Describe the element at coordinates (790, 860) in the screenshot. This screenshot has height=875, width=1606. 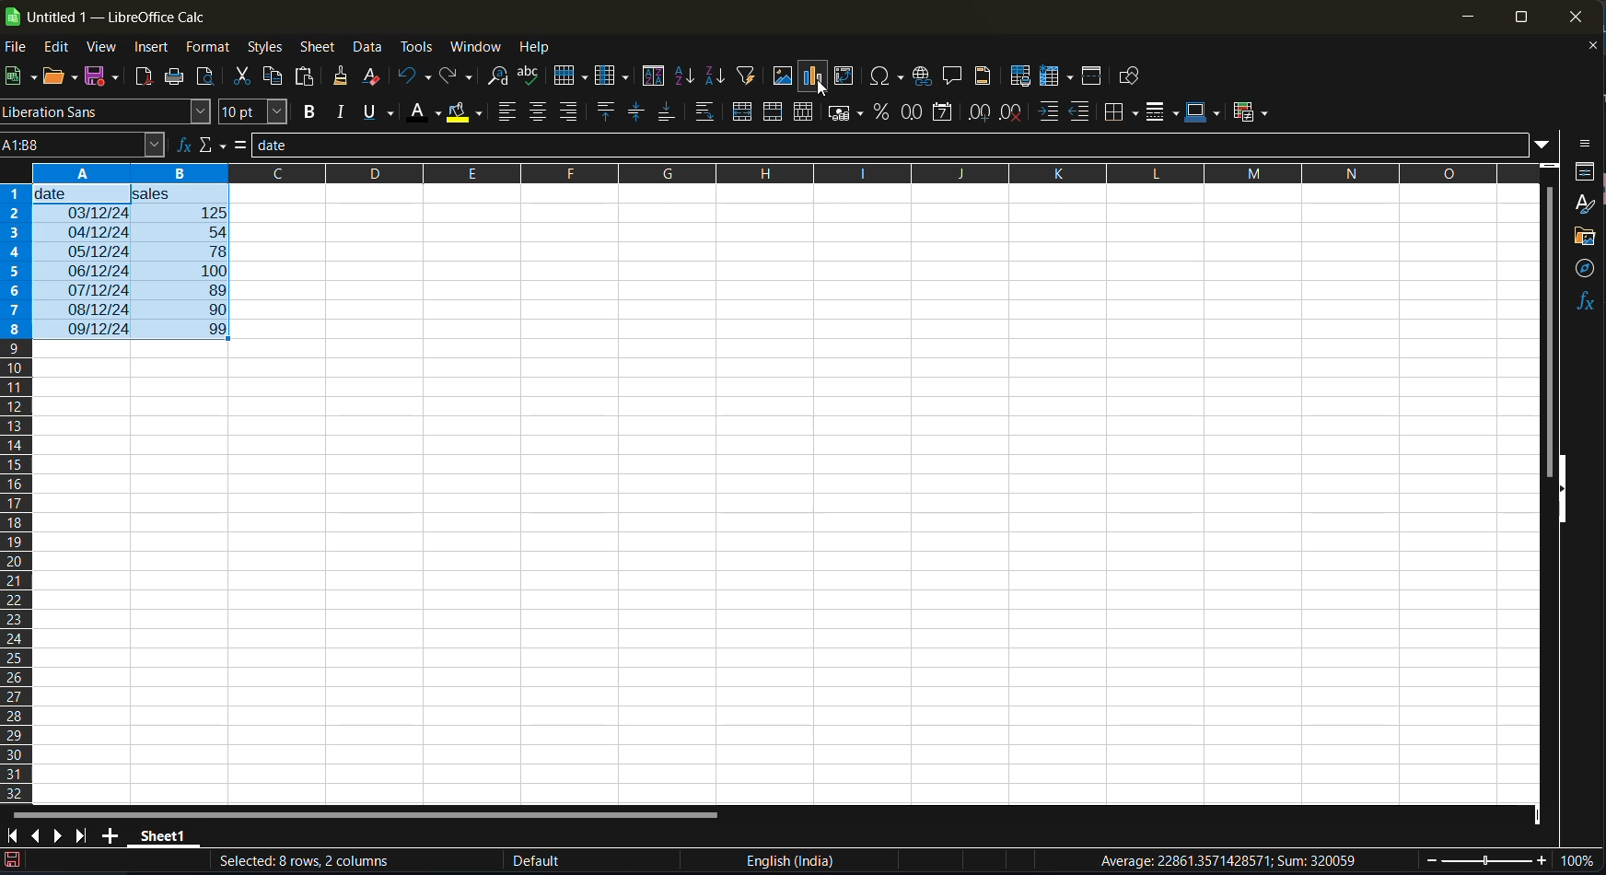
I see `text language` at that location.